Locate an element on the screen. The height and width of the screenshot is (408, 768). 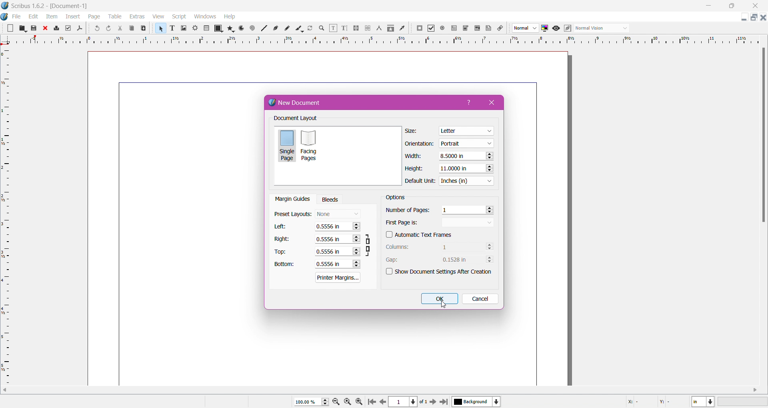
icon is located at coordinates (241, 28).